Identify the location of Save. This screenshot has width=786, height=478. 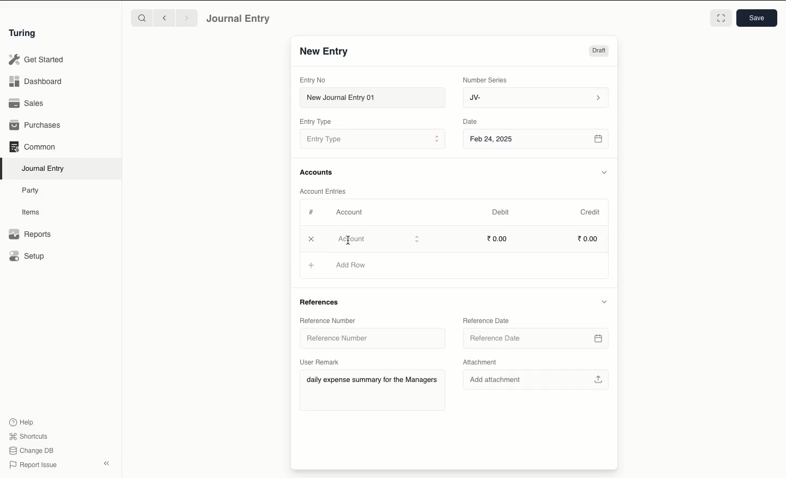
(757, 18).